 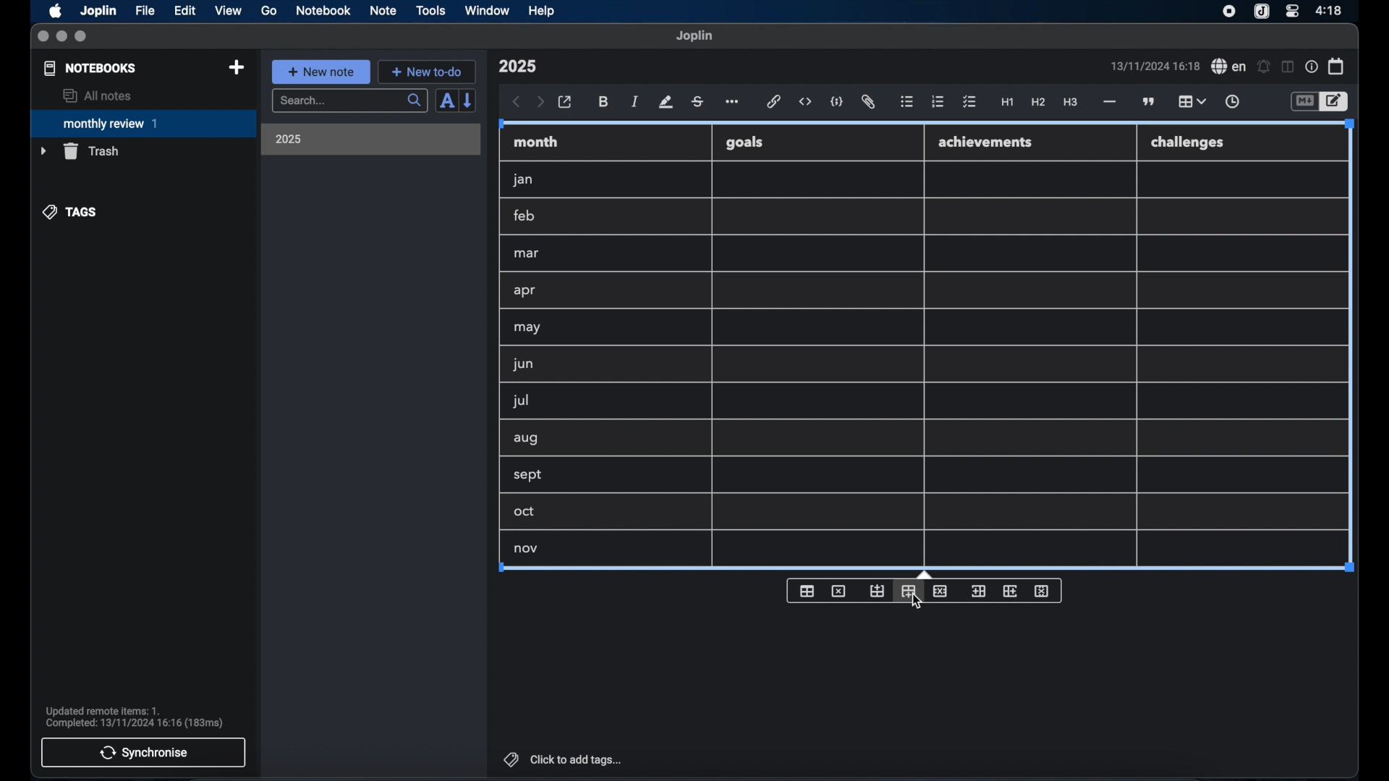 I want to click on file, so click(x=145, y=11).